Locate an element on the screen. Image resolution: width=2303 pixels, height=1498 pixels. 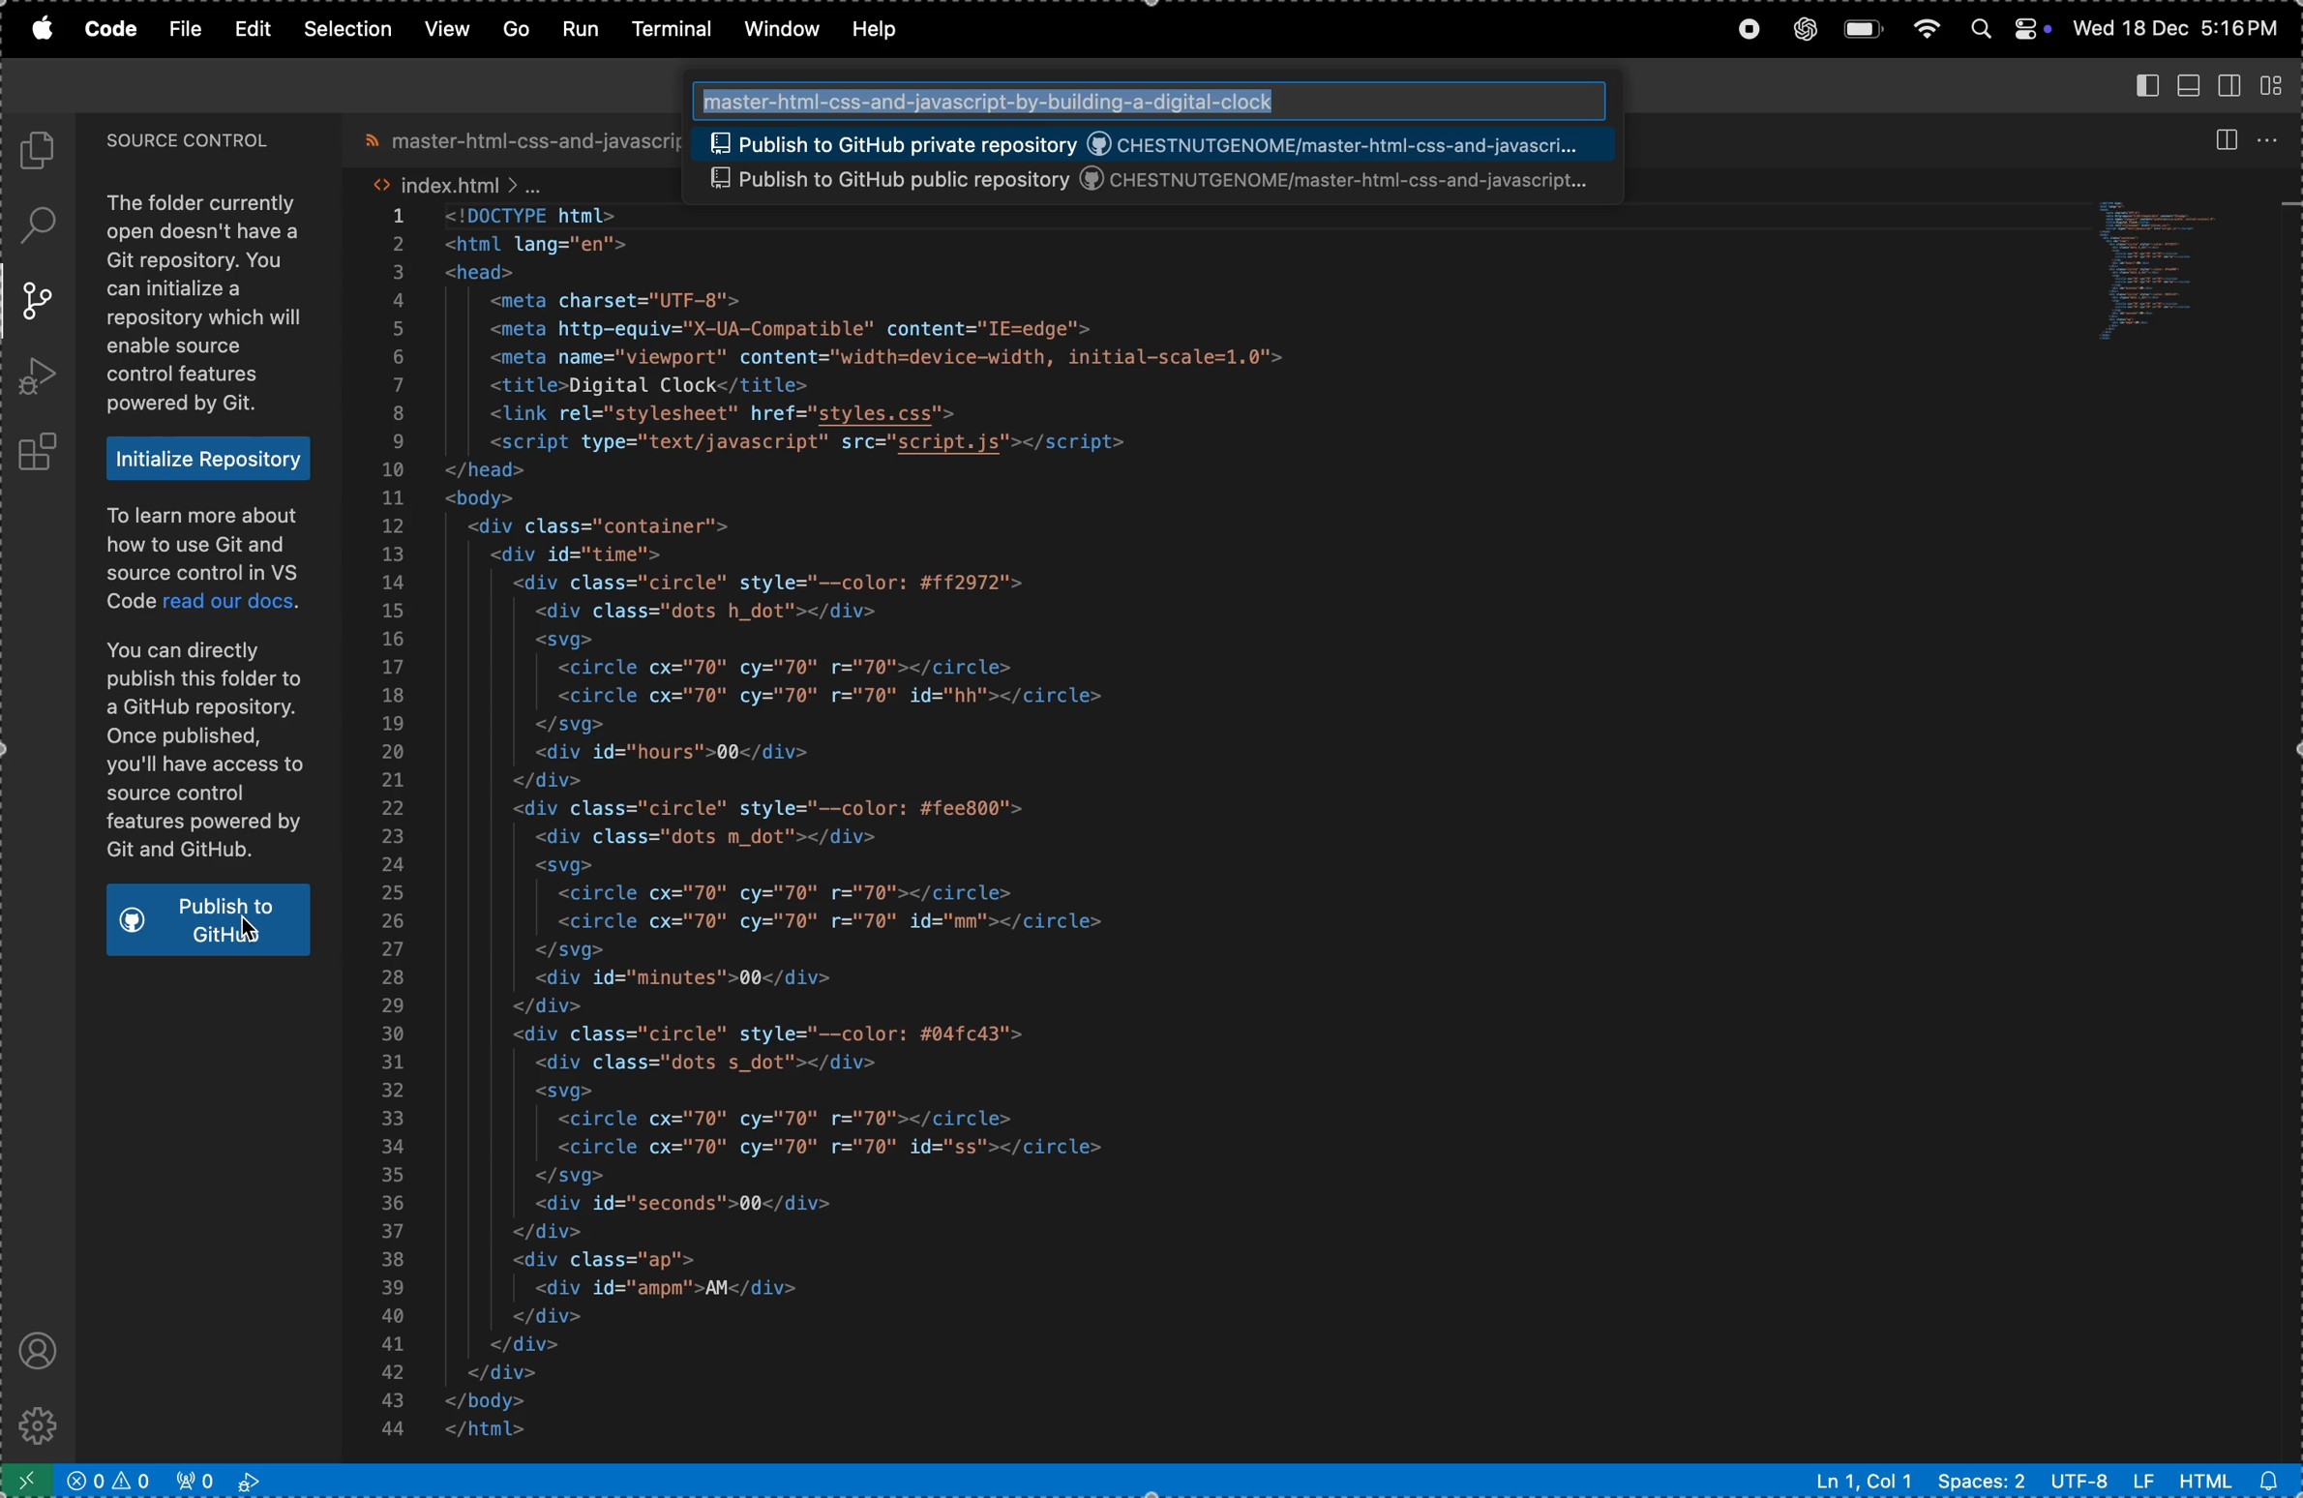
<link rel="stylesheet" href="styles.css"> is located at coordinates (737, 414).